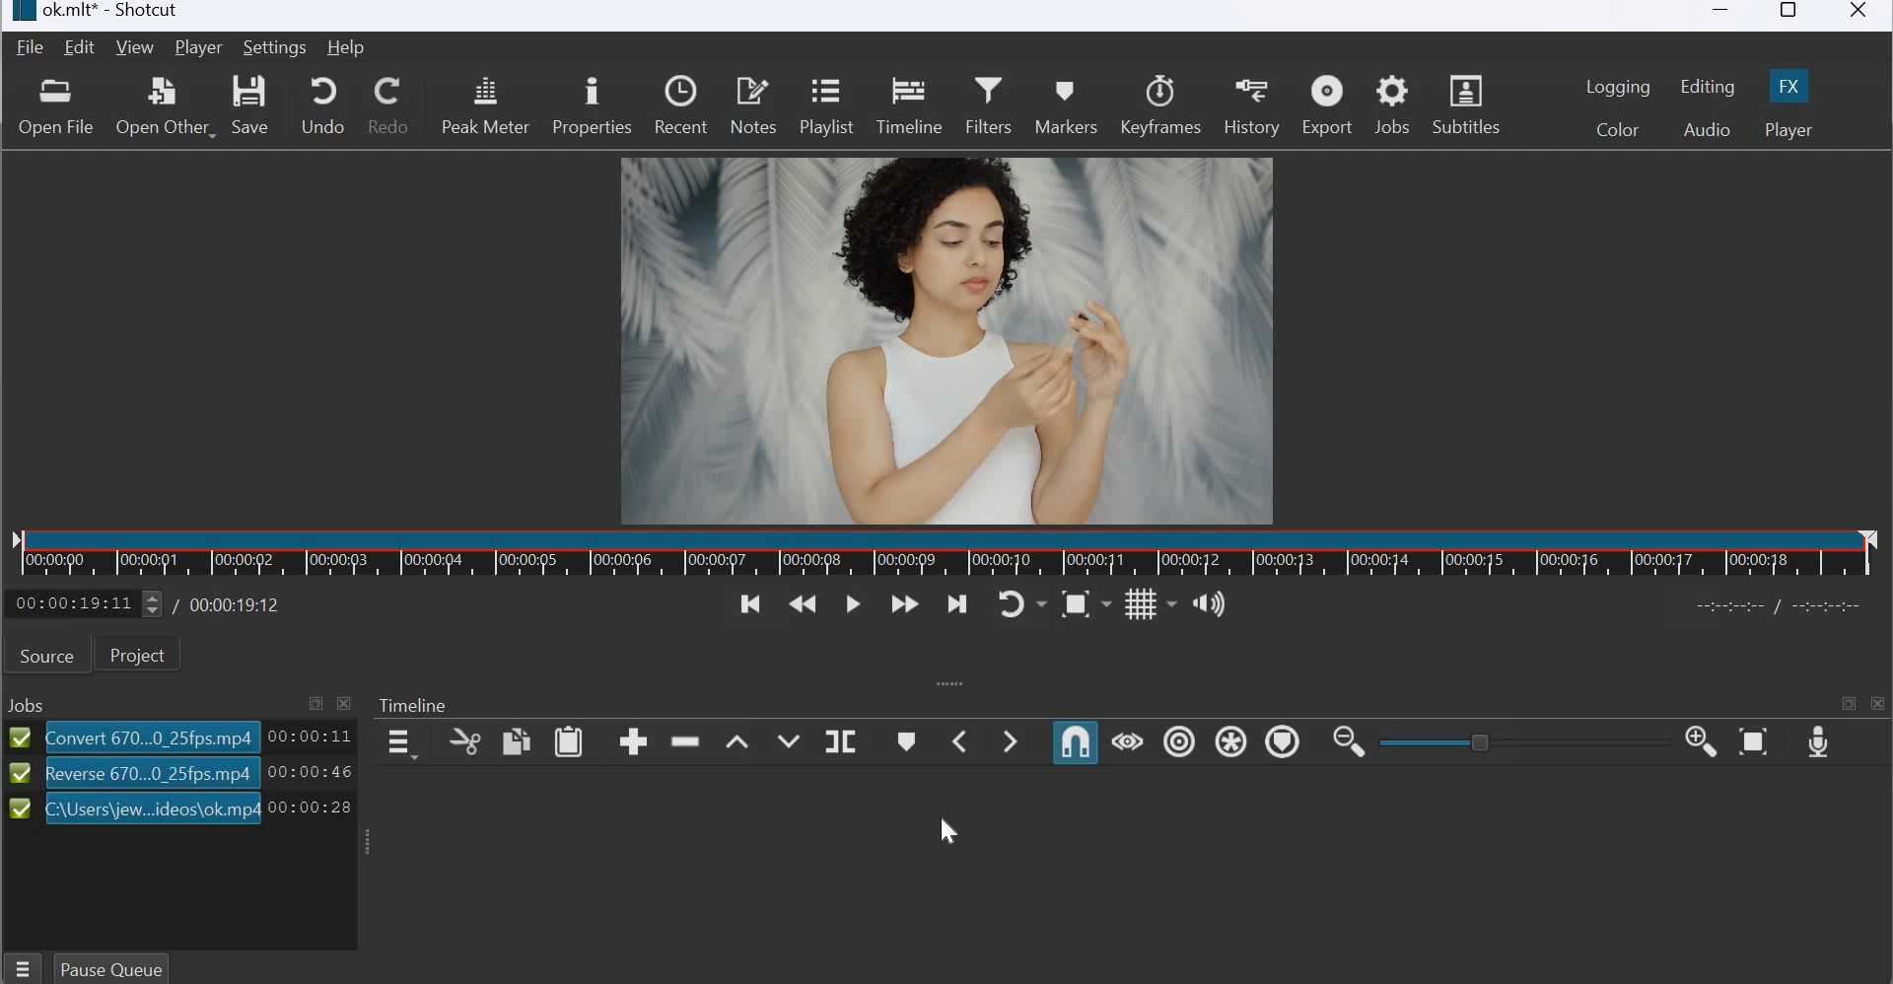  Describe the element at coordinates (21, 810) in the screenshot. I see `checkmark` at that location.